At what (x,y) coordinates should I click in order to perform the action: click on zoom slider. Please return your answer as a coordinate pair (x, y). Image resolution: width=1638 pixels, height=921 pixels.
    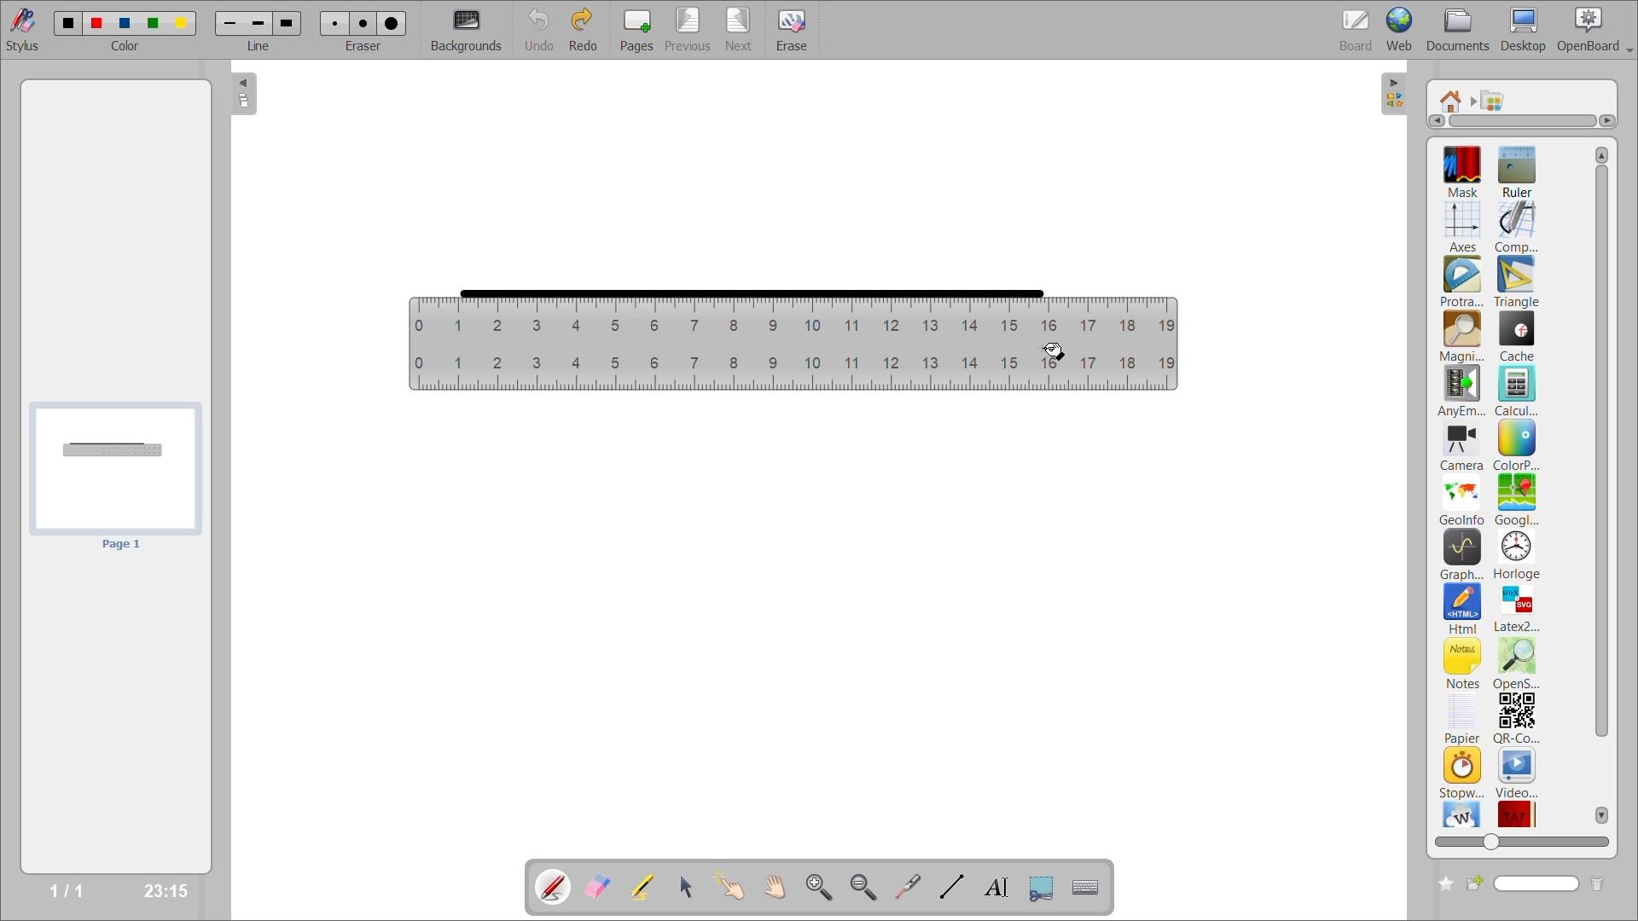
    Looking at the image, I should click on (1519, 839).